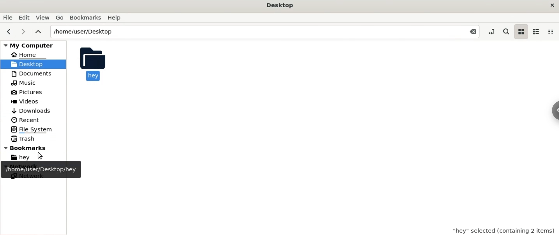  What do you see at coordinates (39, 32) in the screenshot?
I see `parent folders` at bounding box center [39, 32].